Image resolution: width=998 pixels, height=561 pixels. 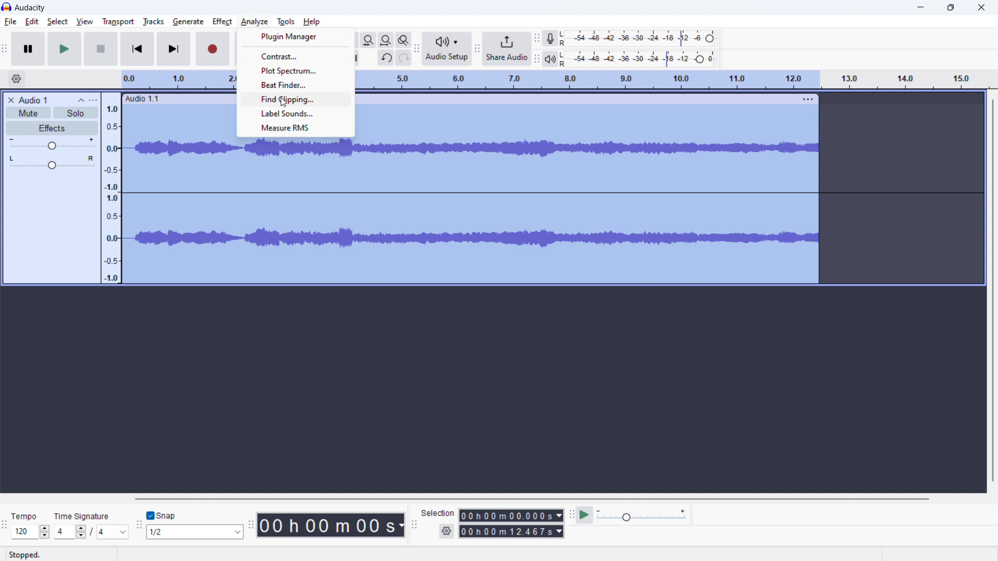 I want to click on solo, so click(x=75, y=113).